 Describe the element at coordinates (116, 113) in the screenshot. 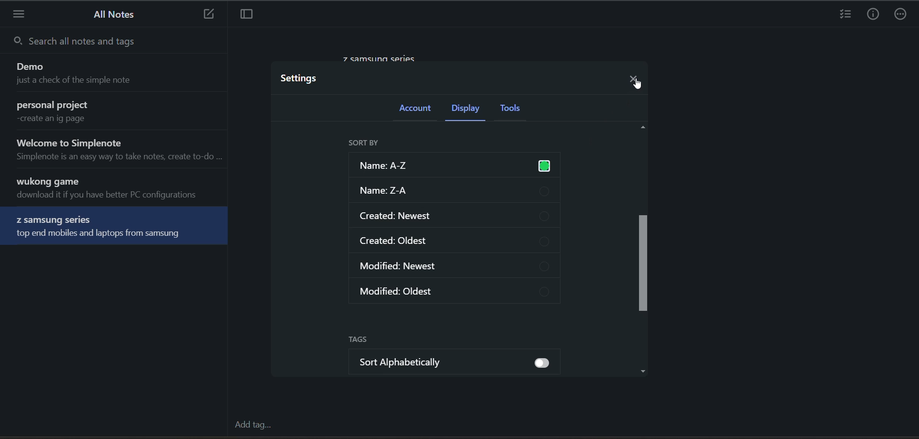

I see `personal project create an ig page` at that location.